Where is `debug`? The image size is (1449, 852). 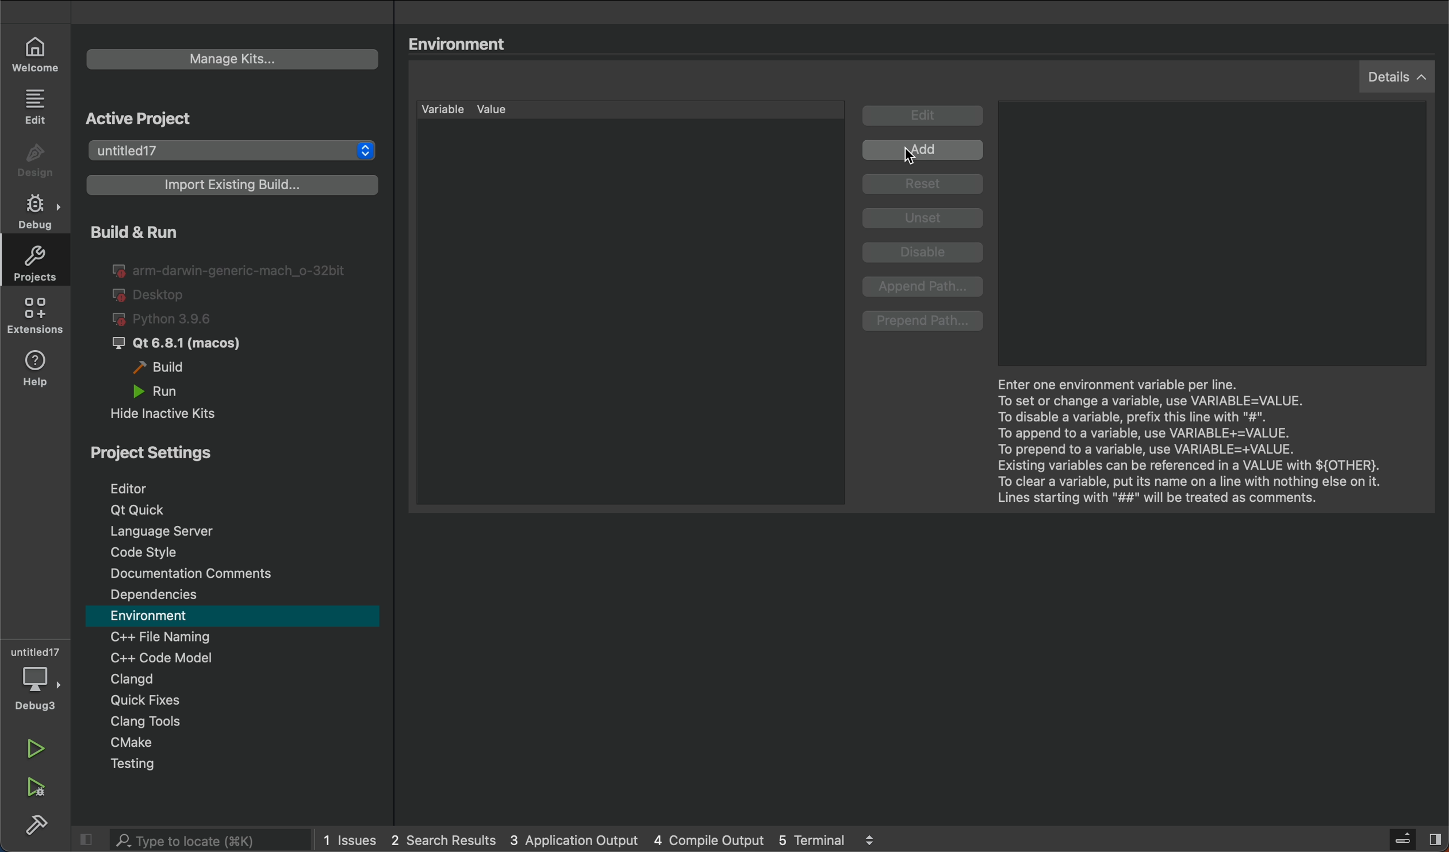
debug is located at coordinates (39, 208).